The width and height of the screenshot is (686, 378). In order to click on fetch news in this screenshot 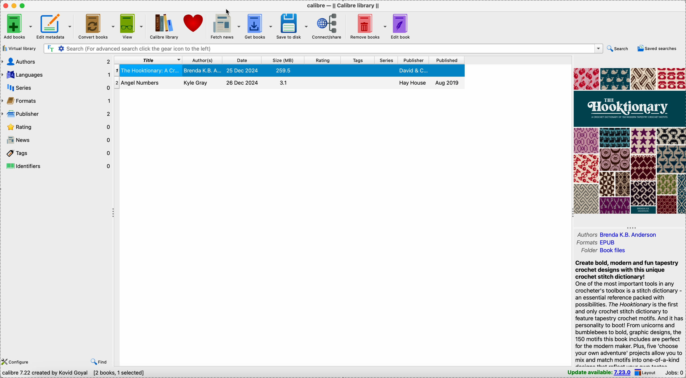, I will do `click(226, 25)`.